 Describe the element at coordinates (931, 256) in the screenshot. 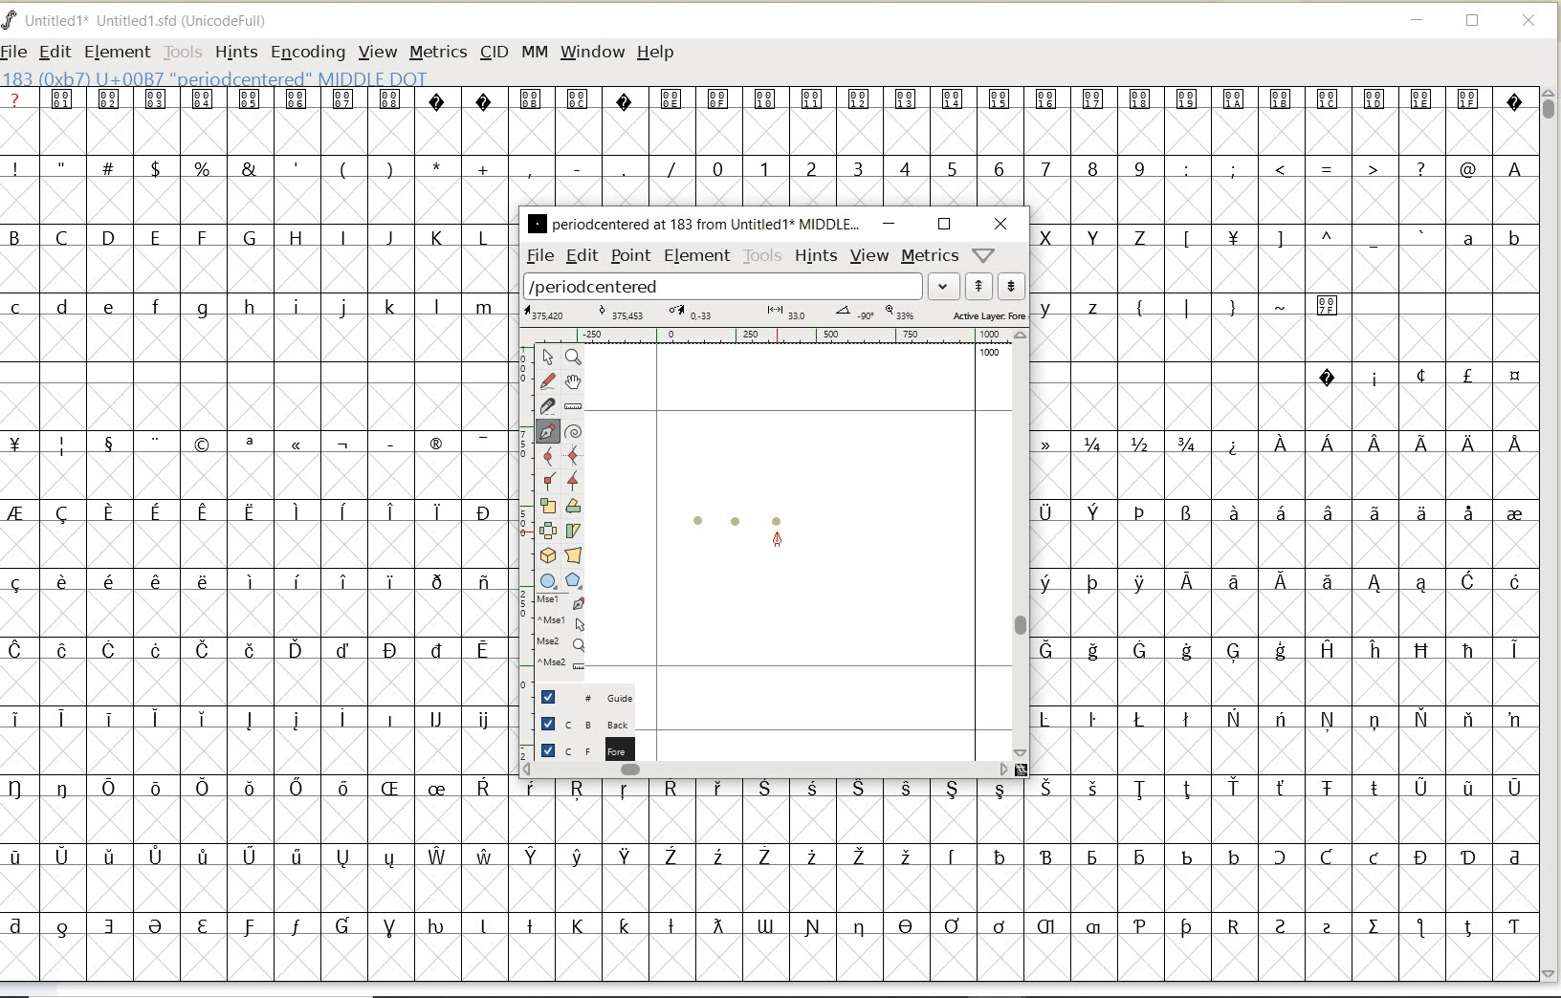

I see `metrics` at that location.